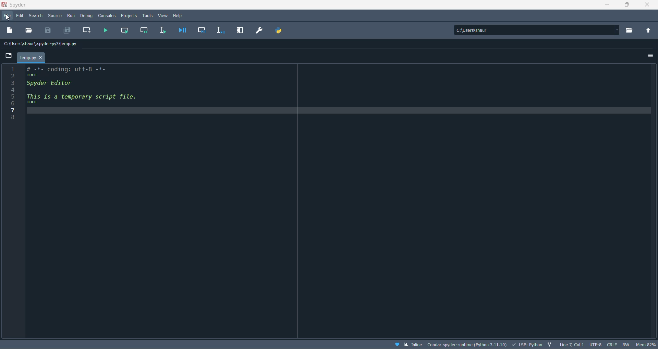  What do you see at coordinates (528, 344) in the screenshot?
I see `scripting` at bounding box center [528, 344].